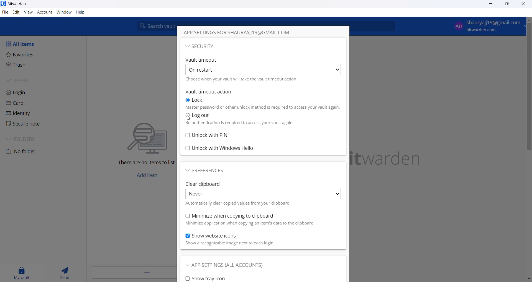  I want to click on logout, so click(205, 115).